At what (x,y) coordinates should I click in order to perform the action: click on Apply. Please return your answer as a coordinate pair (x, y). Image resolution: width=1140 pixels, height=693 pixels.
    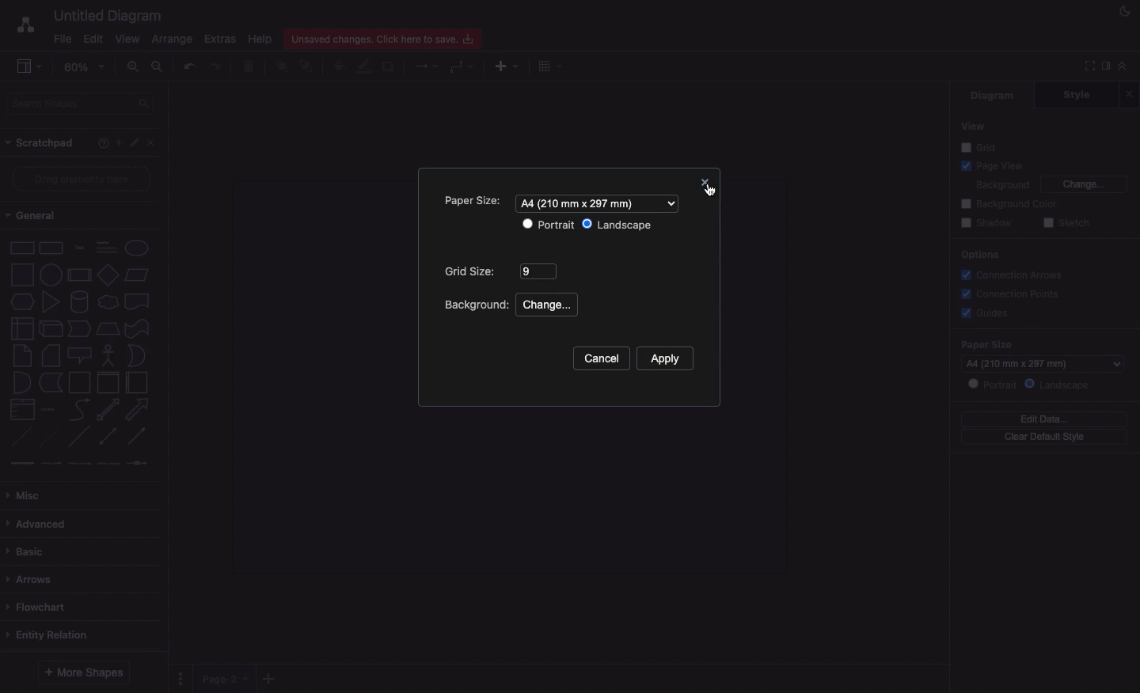
    Looking at the image, I should click on (666, 360).